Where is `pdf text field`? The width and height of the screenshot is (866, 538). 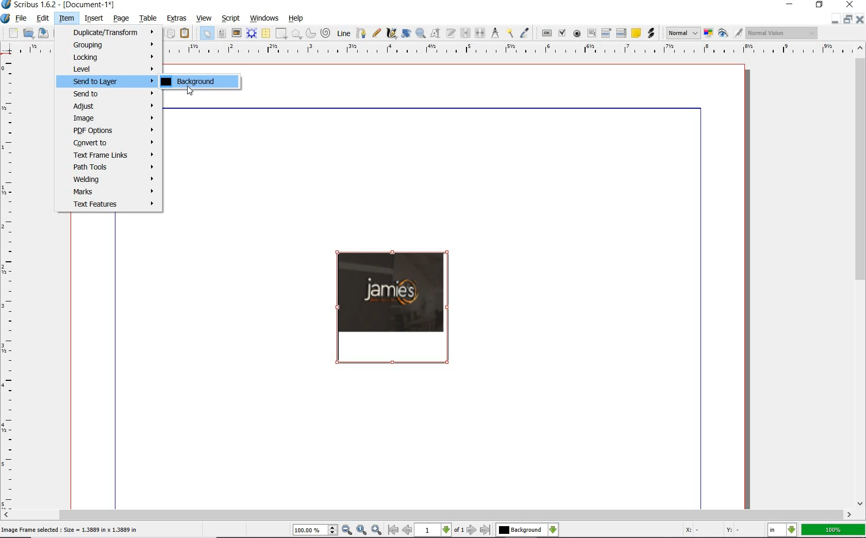 pdf text field is located at coordinates (591, 33).